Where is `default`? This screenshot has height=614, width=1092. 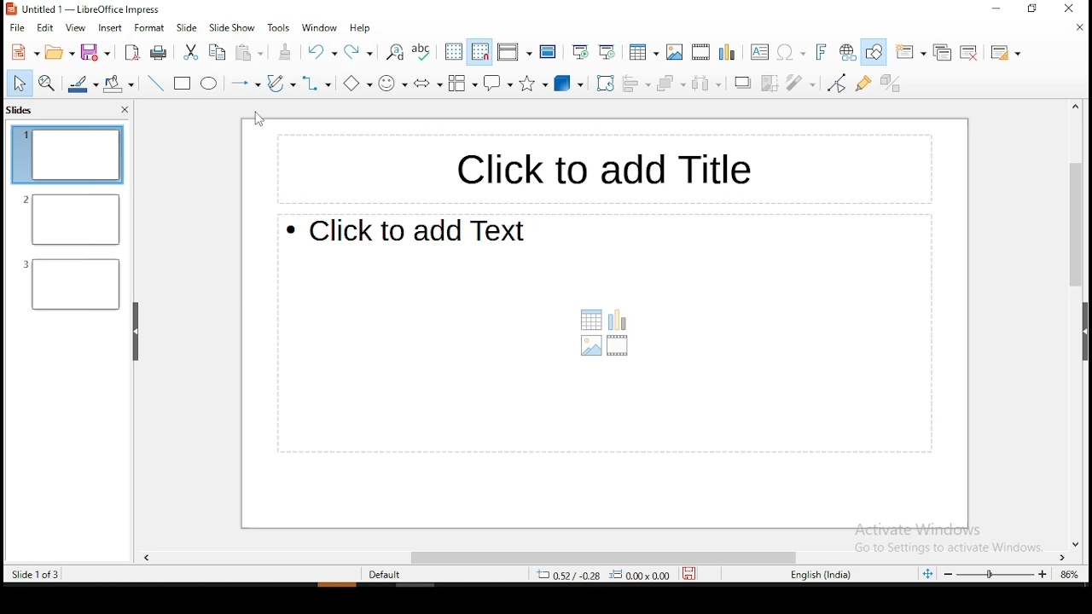
default is located at coordinates (389, 575).